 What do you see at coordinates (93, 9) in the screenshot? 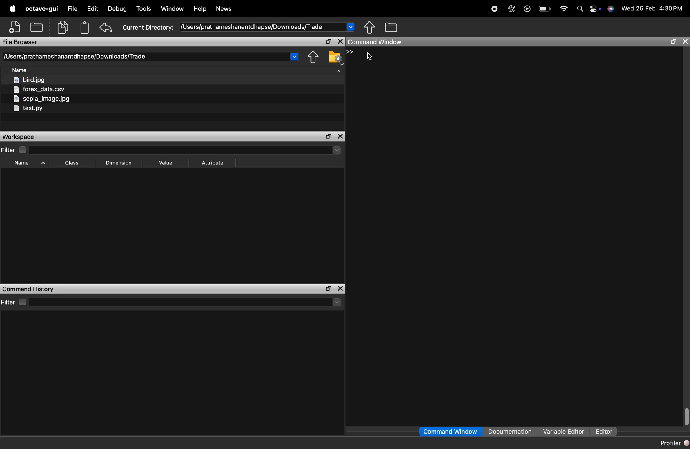
I see `edit` at bounding box center [93, 9].